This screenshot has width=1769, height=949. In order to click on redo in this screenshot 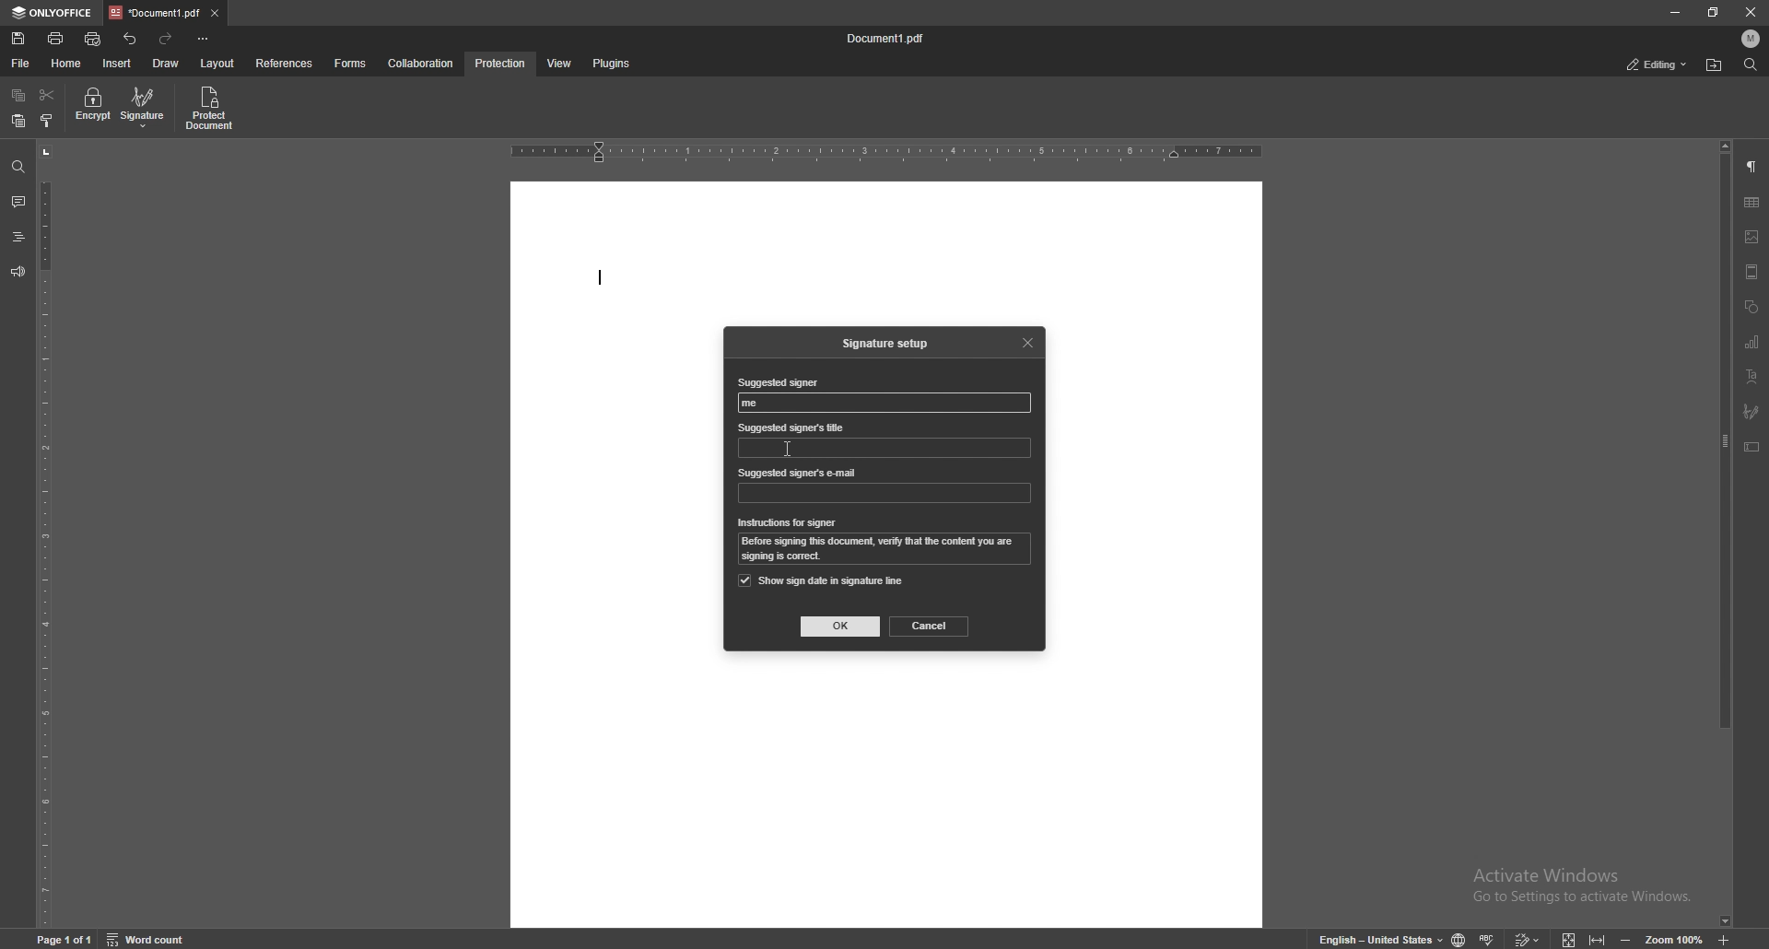, I will do `click(167, 39)`.